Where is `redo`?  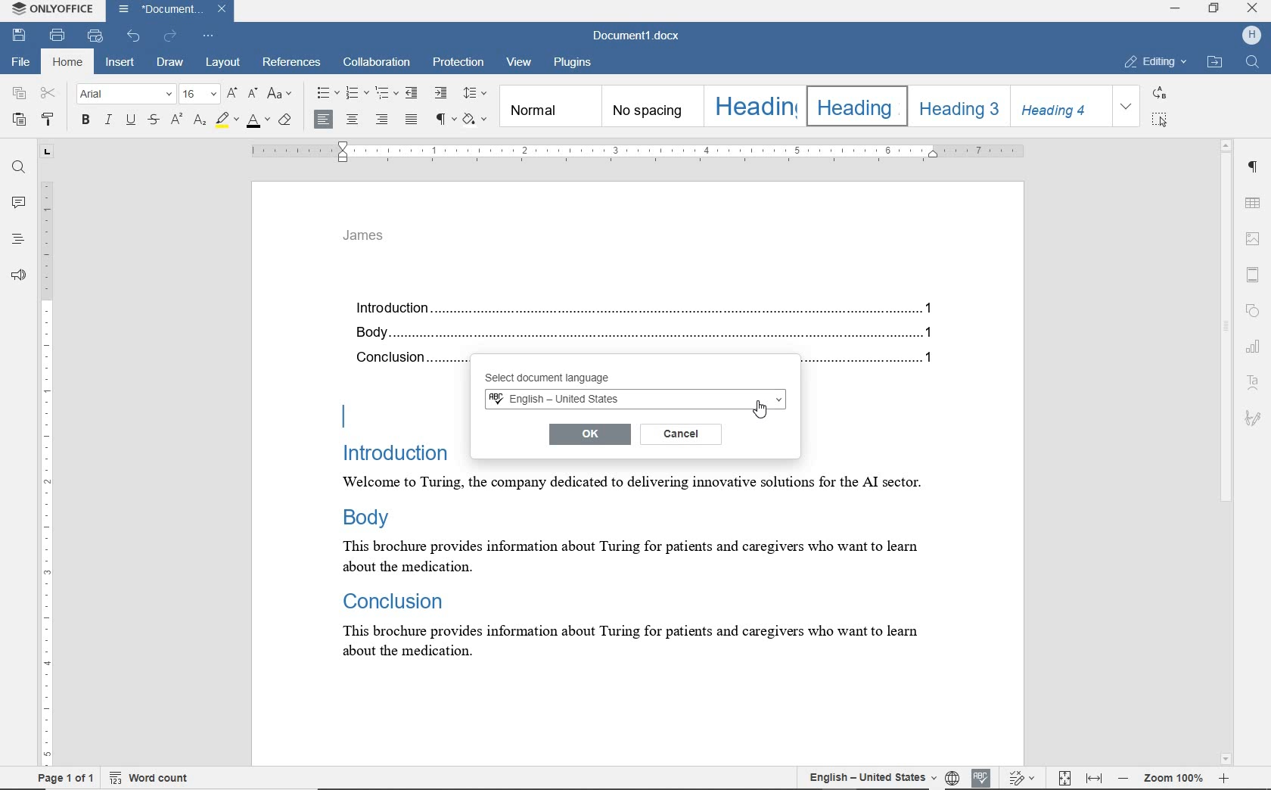 redo is located at coordinates (170, 36).